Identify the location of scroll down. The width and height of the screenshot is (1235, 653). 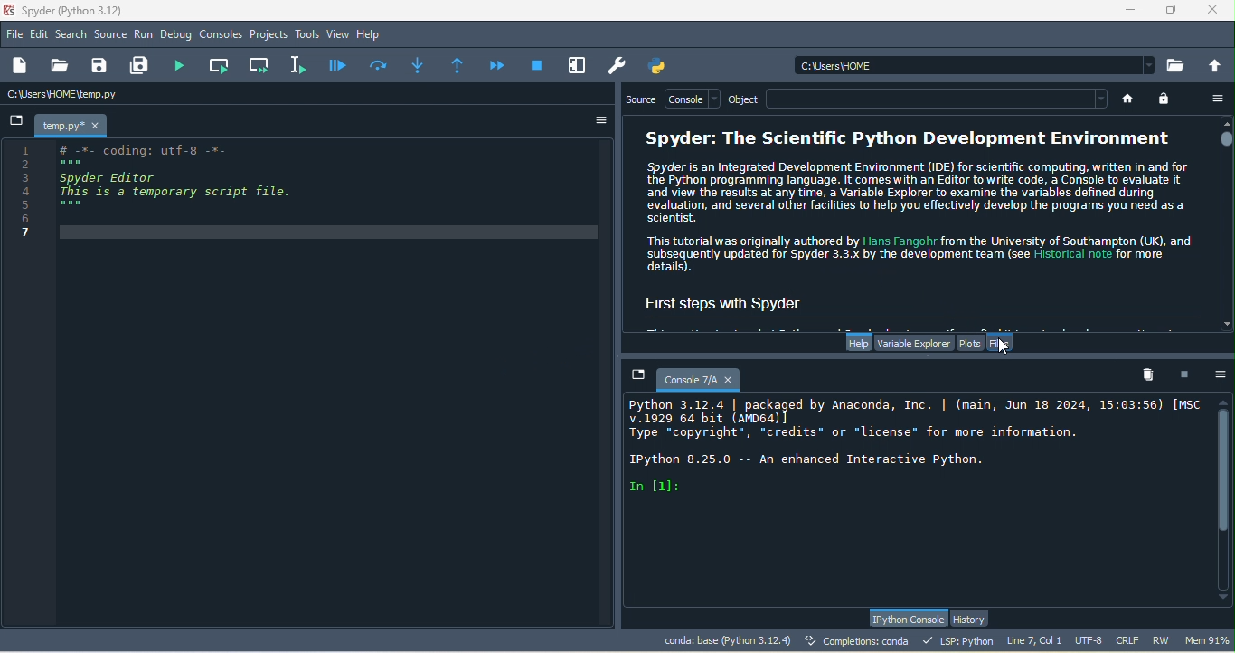
(1225, 324).